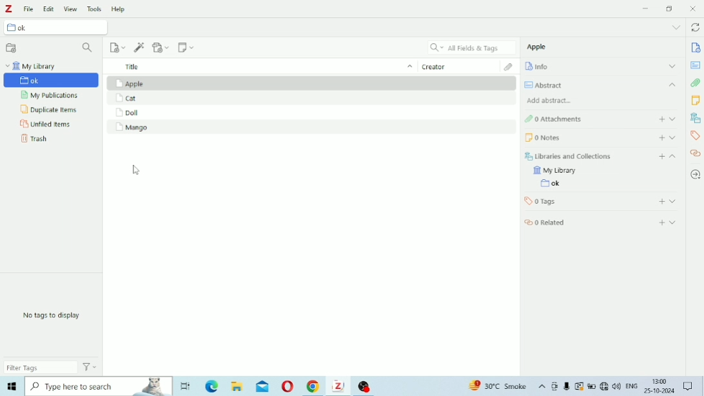 This screenshot has width=704, height=396. Describe the element at coordinates (662, 137) in the screenshot. I see `Add` at that location.